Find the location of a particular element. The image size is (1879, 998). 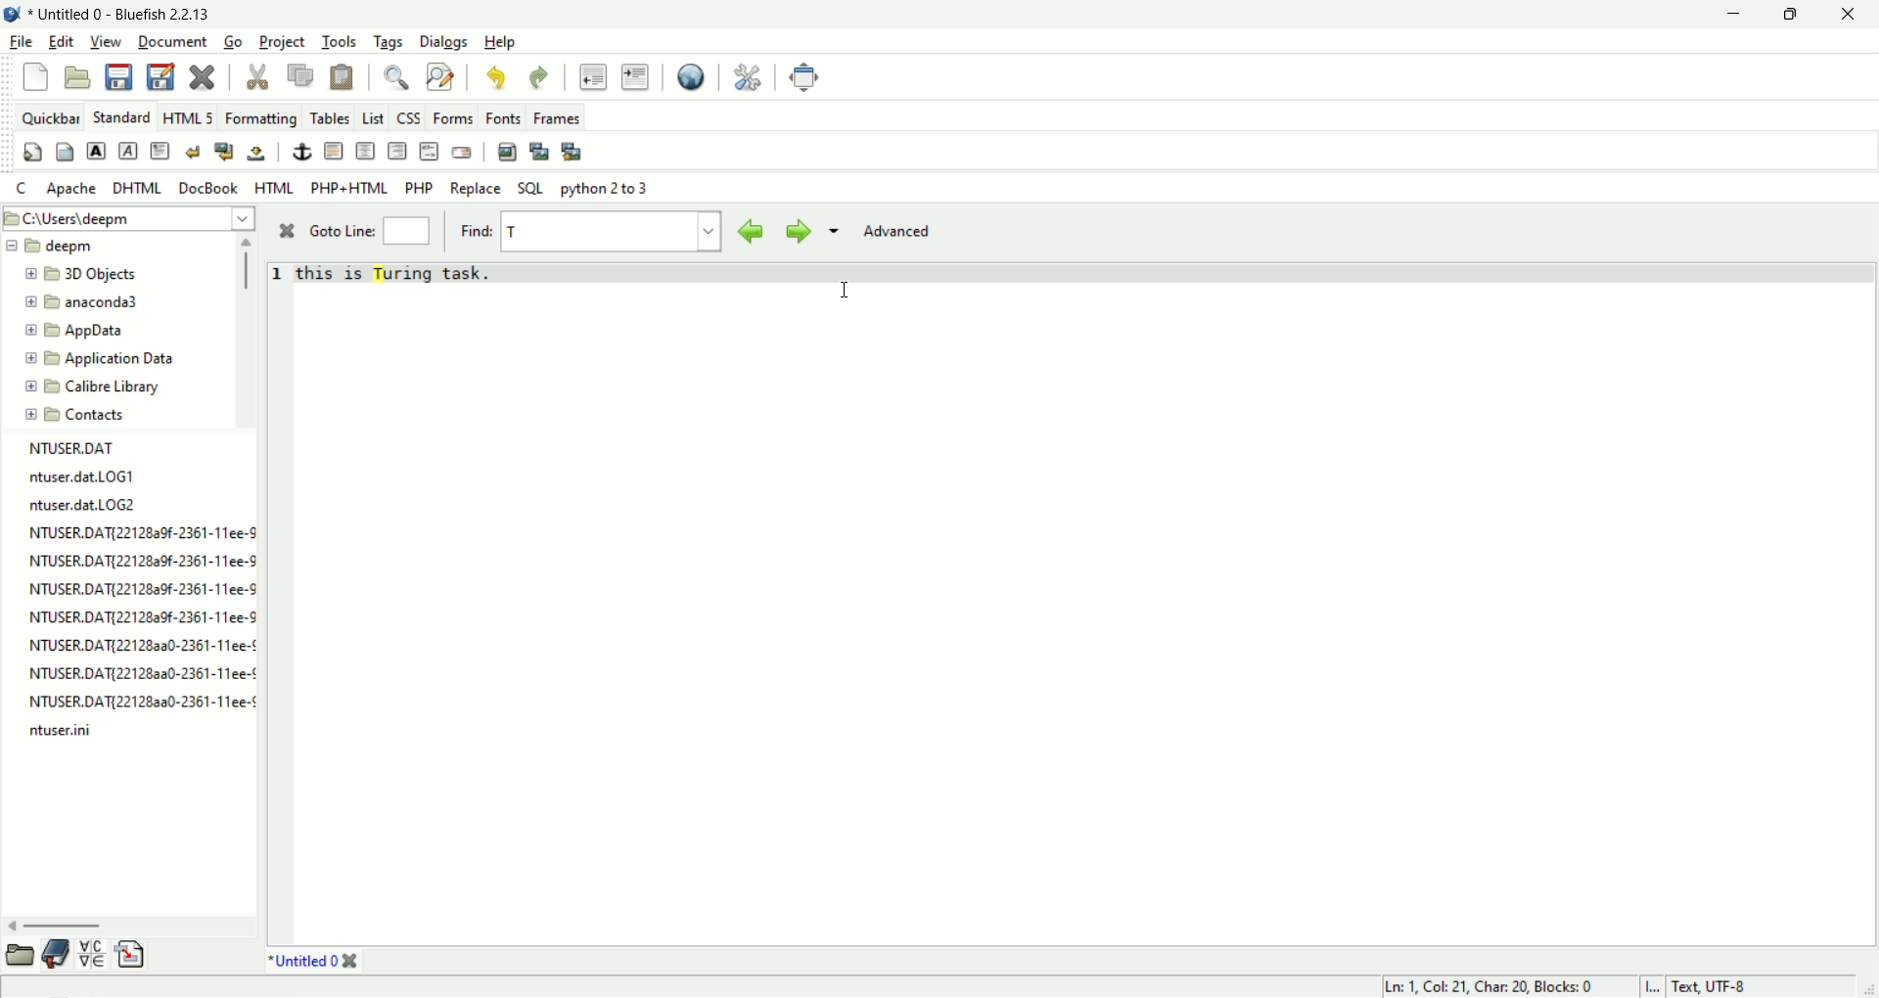

paste is located at coordinates (342, 78).